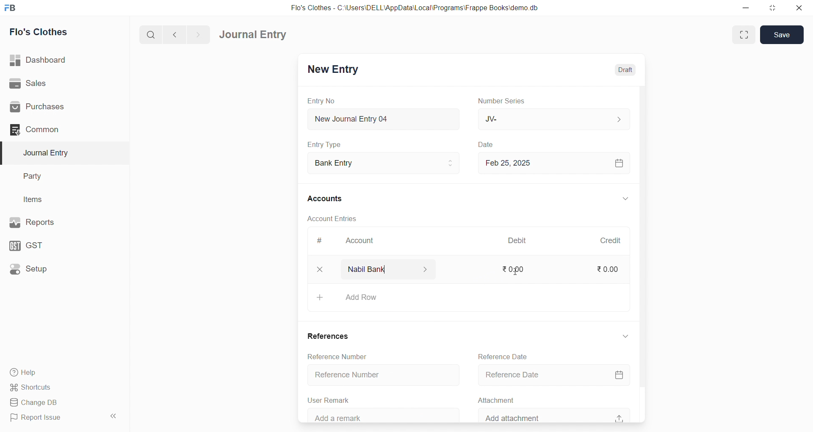 The image size is (813, 432). What do you see at coordinates (383, 163) in the screenshot?
I see `Bank Entry` at bounding box center [383, 163].